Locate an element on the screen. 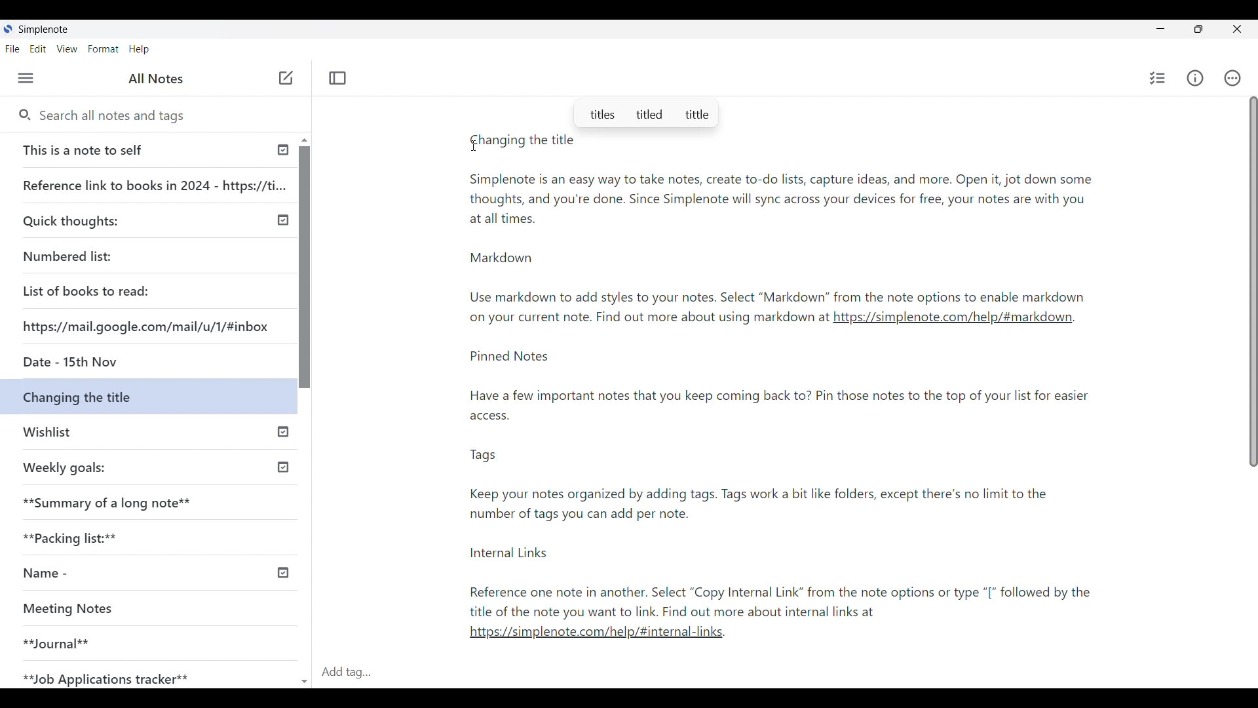 This screenshot has width=1258, height=708. Numbered list is located at coordinates (71, 257).